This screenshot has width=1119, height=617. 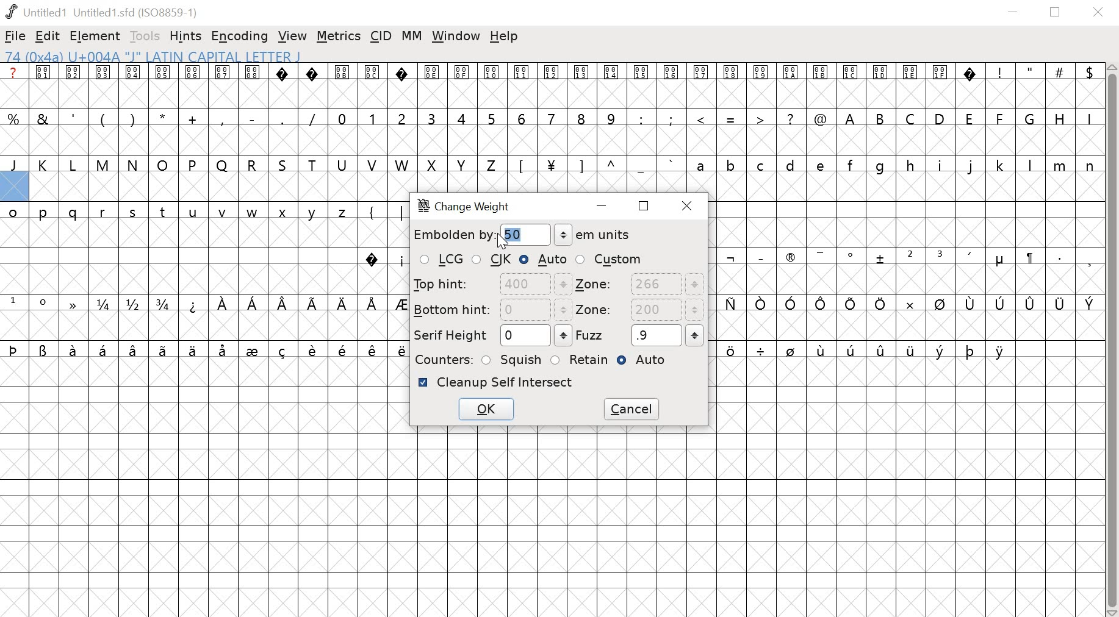 I want to click on symbols, so click(x=905, y=304).